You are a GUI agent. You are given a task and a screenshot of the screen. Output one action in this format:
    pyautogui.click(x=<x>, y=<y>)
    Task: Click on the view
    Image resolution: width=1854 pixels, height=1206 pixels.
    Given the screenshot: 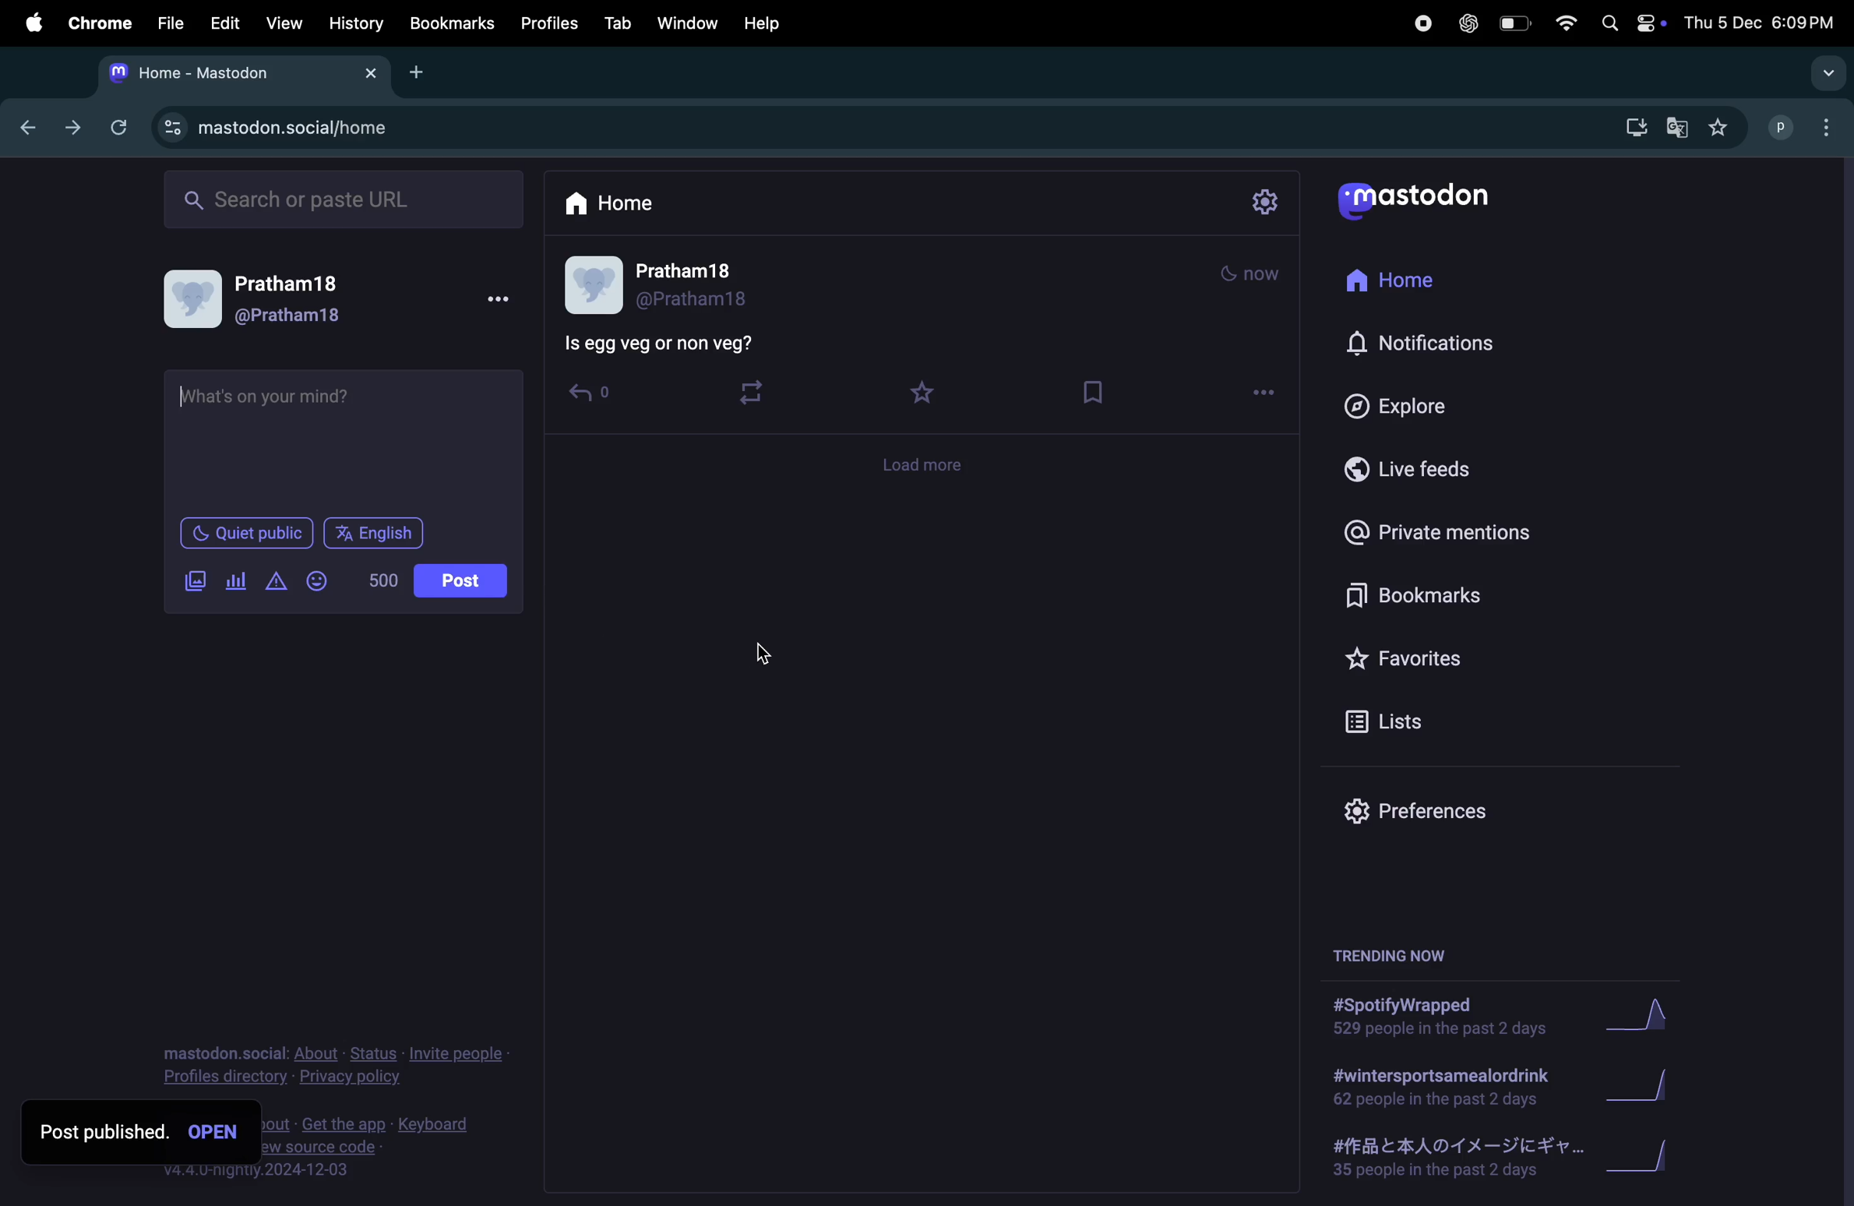 What is the action you would take?
    pyautogui.click(x=280, y=23)
    